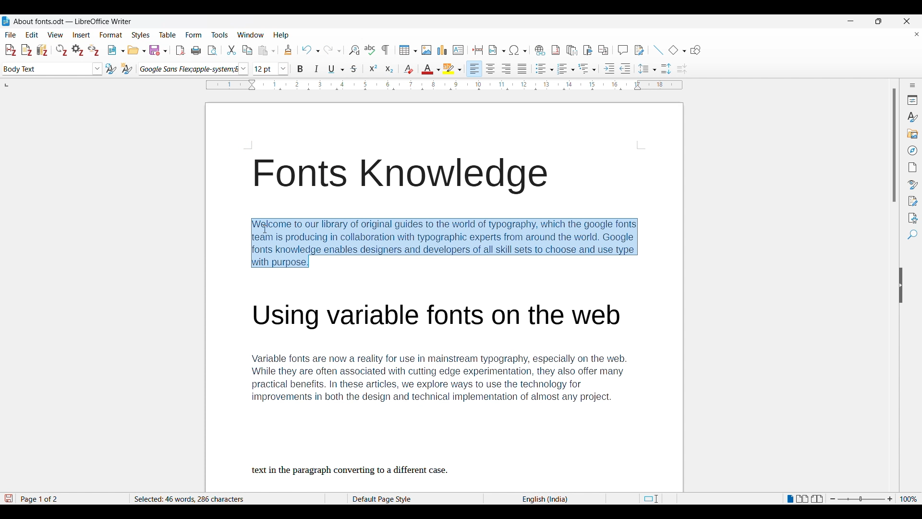 This screenshot has width=922, height=519. I want to click on Insert chart, so click(442, 50).